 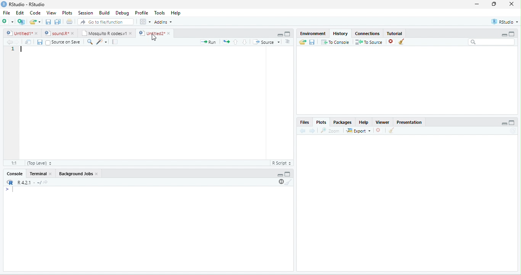 I want to click on Files, so click(x=304, y=123).